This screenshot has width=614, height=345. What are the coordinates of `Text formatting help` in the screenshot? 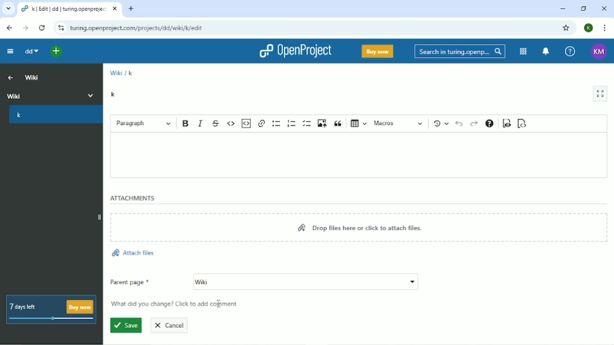 It's located at (489, 123).